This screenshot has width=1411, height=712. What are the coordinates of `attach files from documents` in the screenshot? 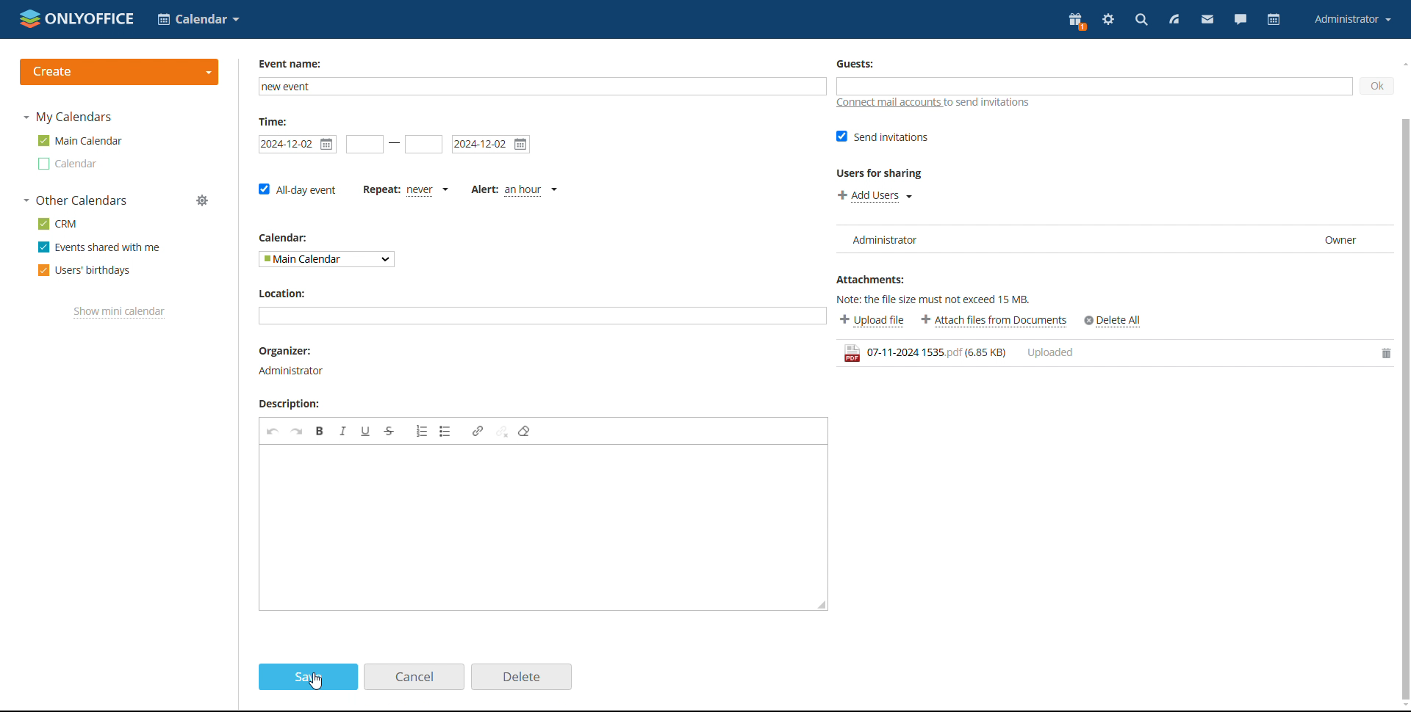 It's located at (994, 321).